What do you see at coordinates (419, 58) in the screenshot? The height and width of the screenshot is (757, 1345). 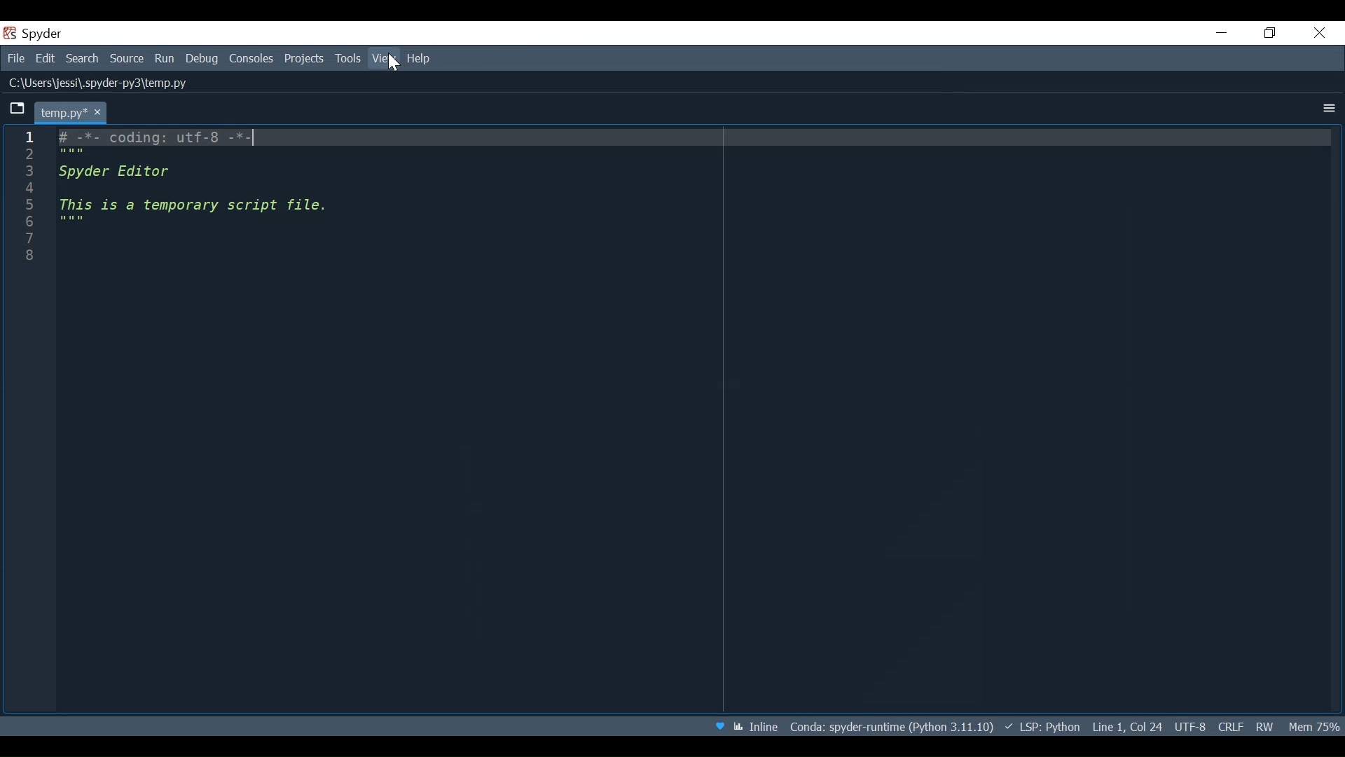 I see `Help` at bounding box center [419, 58].